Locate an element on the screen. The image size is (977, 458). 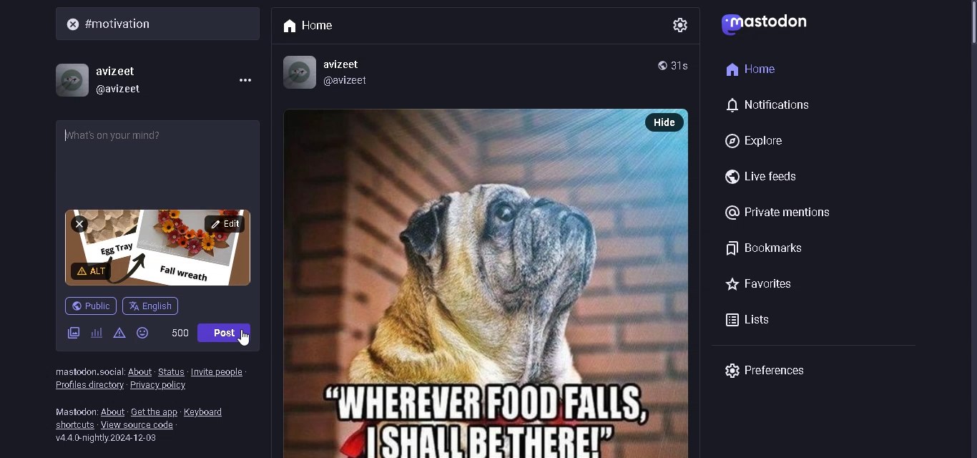
notifications is located at coordinates (770, 106).